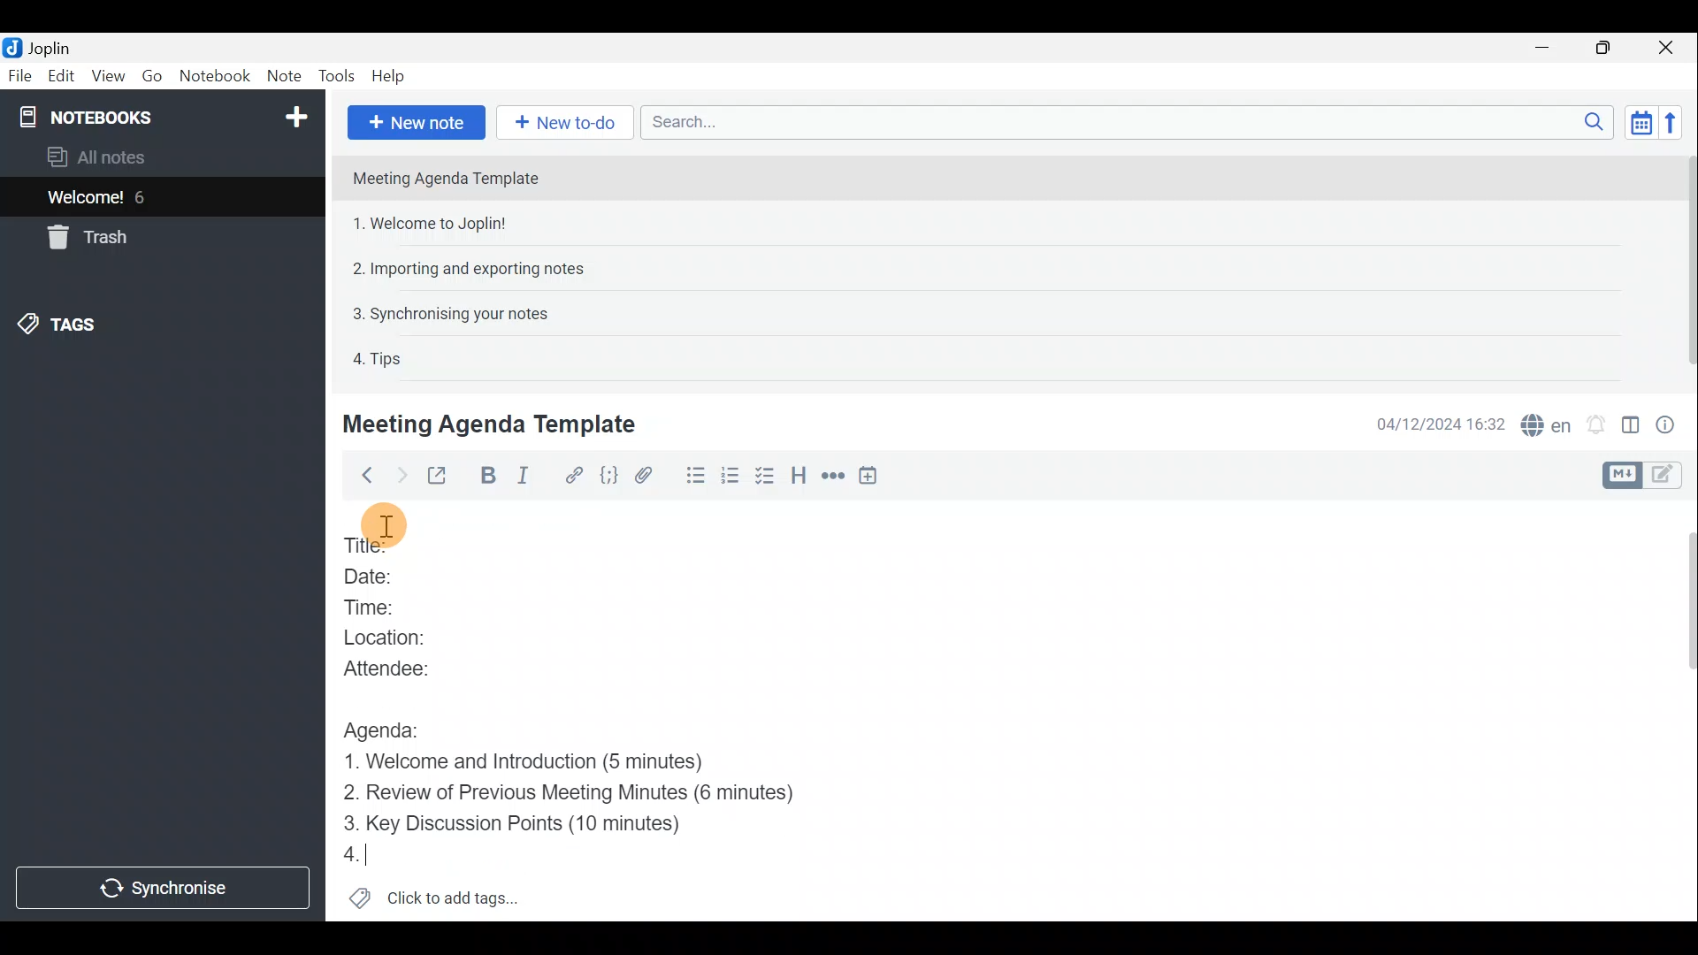 This screenshot has height=955, width=1698. What do you see at coordinates (417, 123) in the screenshot?
I see `New note` at bounding box center [417, 123].